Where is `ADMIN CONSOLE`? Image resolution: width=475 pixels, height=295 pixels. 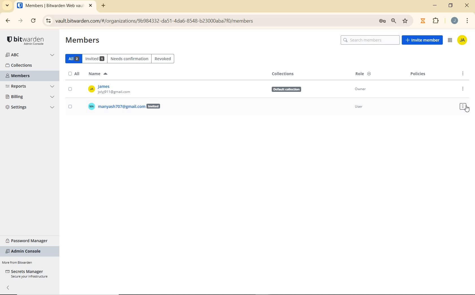 ADMIN CONSOLE is located at coordinates (450, 41).